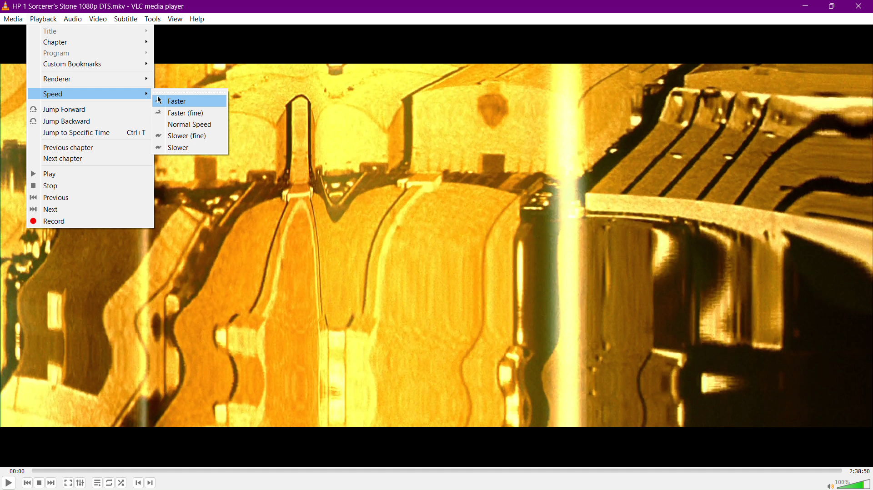 The image size is (873, 490). Describe the element at coordinates (93, 53) in the screenshot. I see `Program` at that location.